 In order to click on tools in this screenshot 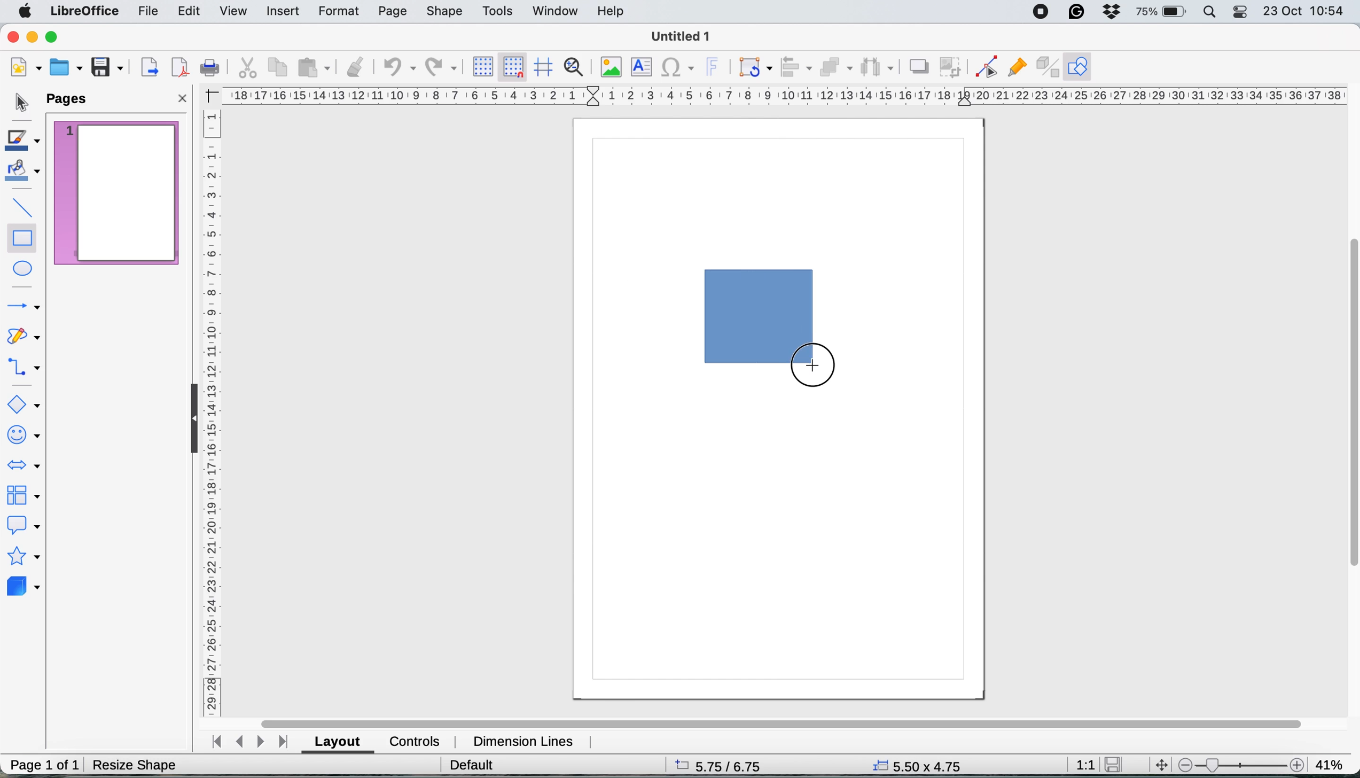, I will do `click(498, 11)`.